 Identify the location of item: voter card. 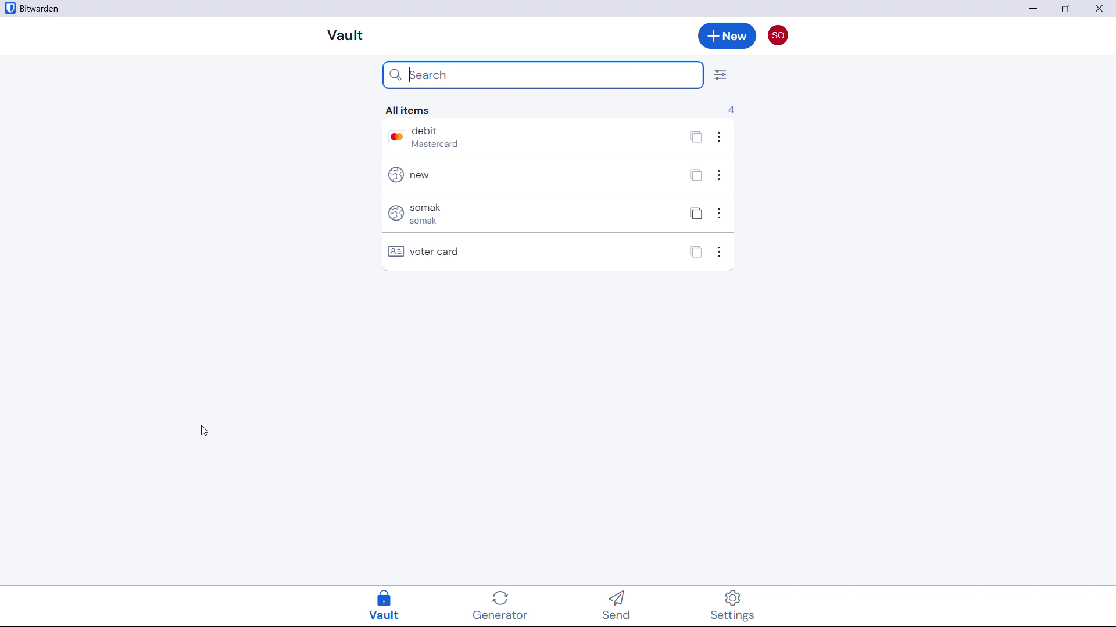
(541, 249).